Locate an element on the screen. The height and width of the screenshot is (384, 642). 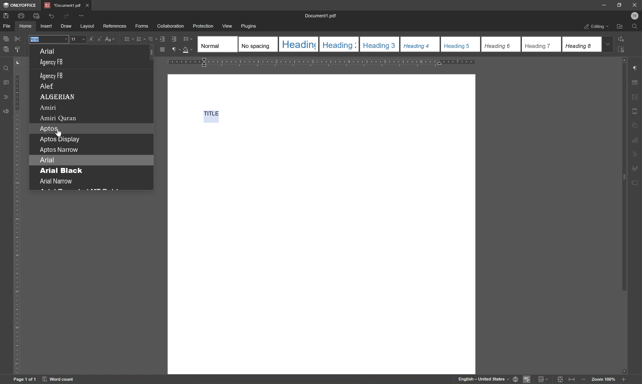
quick print is located at coordinates (36, 16).